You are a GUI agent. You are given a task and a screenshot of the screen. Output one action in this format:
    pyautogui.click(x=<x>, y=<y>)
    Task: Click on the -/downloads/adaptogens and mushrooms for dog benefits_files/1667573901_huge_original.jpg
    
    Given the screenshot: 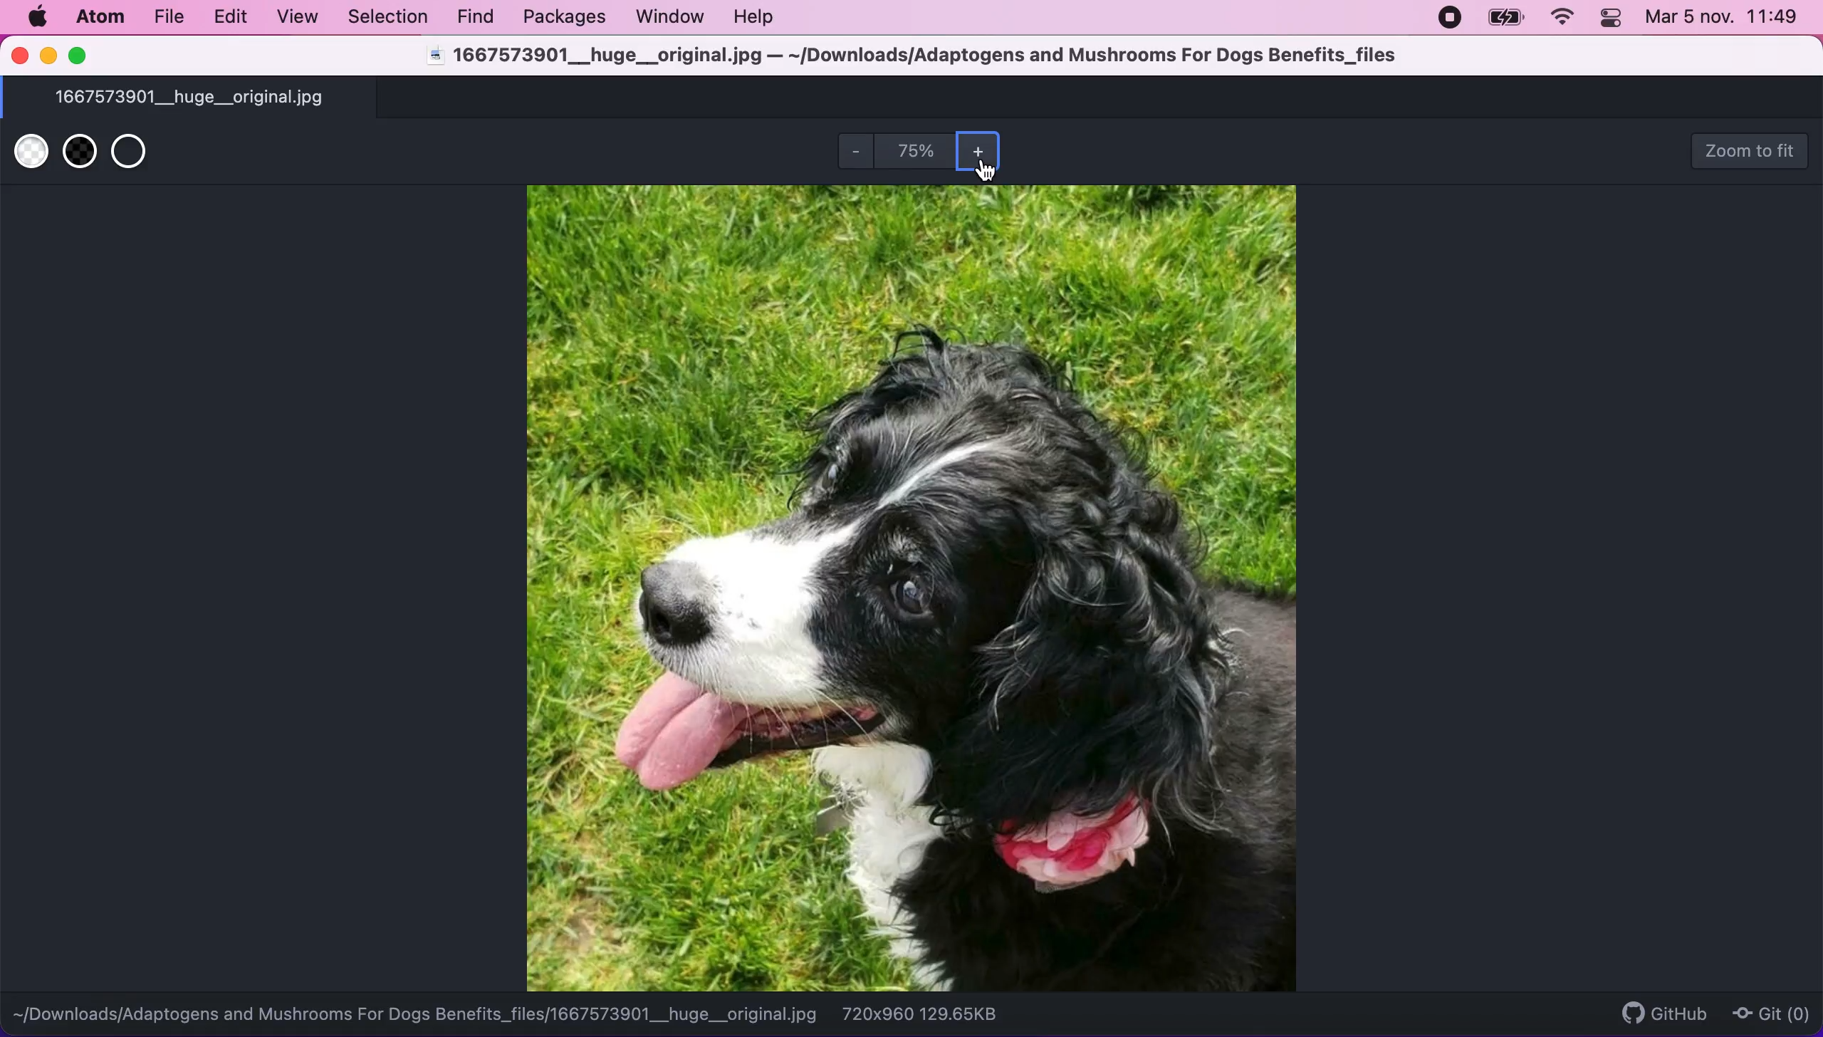 What is the action you would take?
    pyautogui.click(x=417, y=1016)
    